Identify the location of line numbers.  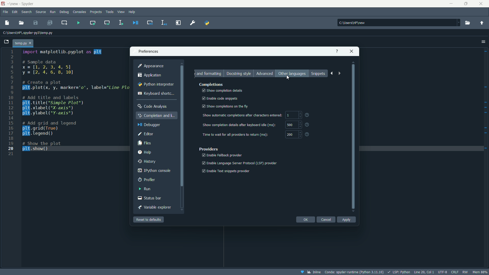
(11, 103).